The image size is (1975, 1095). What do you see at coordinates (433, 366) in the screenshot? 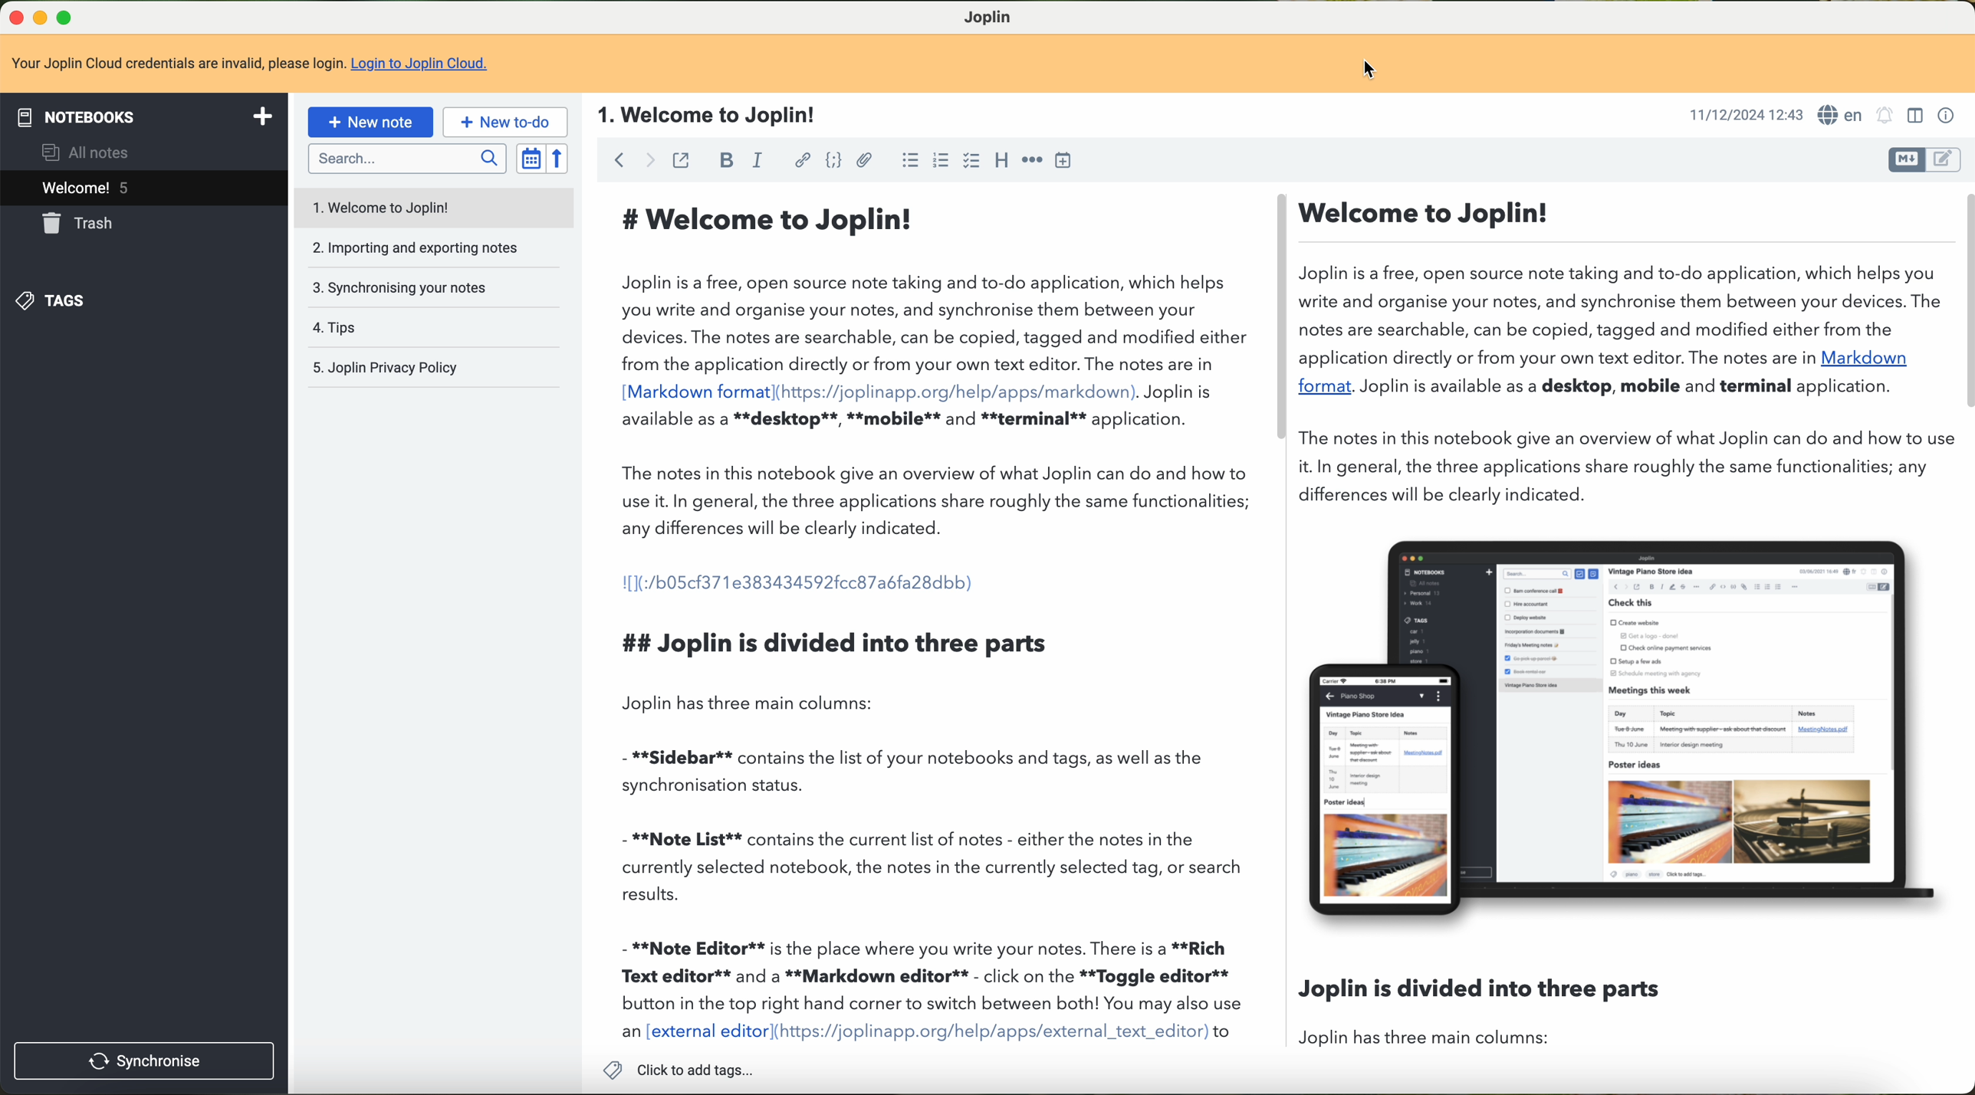
I see `Joplin privacy policy` at bounding box center [433, 366].